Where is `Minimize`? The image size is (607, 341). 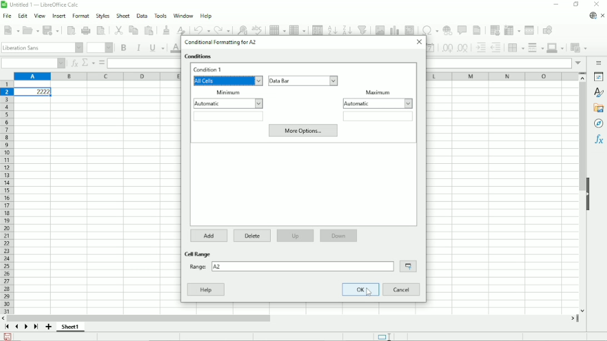 Minimize is located at coordinates (555, 4).